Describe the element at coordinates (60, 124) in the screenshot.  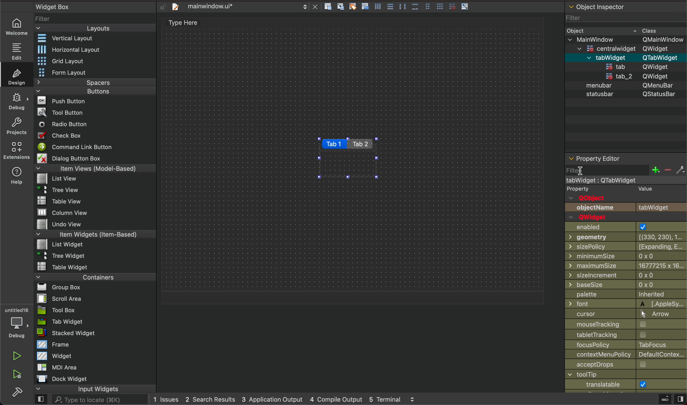
I see ` Radio Button` at that location.